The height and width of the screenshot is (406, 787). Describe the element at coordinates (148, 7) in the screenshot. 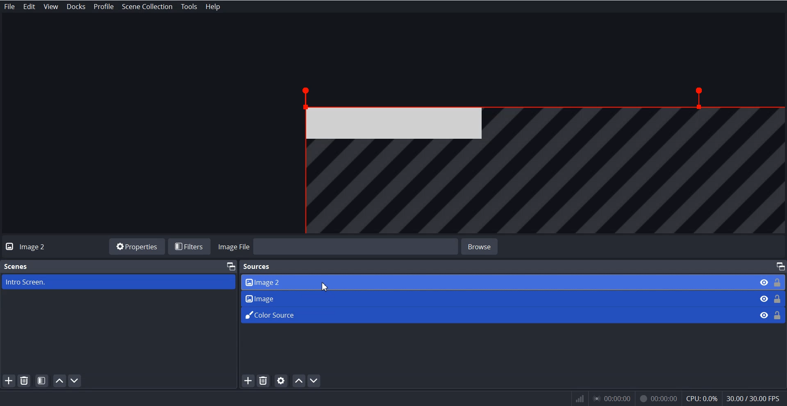

I see `Scene Collection` at that location.